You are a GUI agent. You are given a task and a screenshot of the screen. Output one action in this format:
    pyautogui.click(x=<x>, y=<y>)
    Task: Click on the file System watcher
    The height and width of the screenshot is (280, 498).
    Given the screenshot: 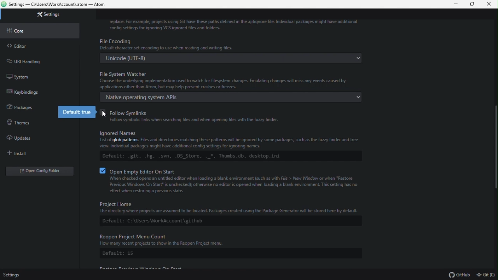 What is the action you would take?
    pyautogui.click(x=232, y=79)
    